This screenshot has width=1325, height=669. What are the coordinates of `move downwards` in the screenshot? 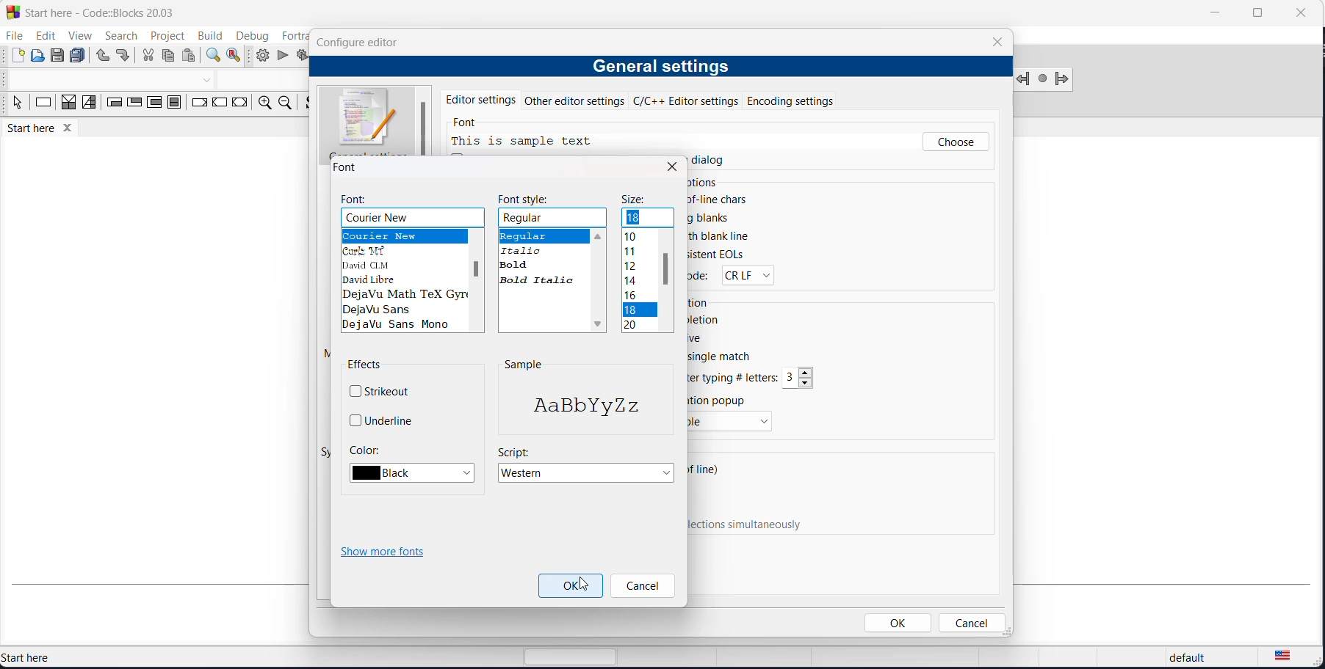 It's located at (600, 326).